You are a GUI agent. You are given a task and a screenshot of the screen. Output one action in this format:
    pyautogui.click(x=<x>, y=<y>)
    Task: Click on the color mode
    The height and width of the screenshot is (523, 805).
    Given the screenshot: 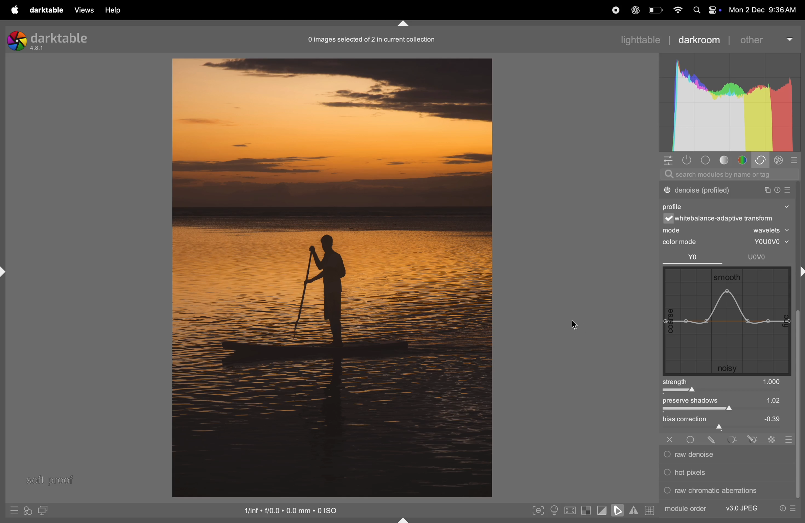 What is the action you would take?
    pyautogui.click(x=686, y=242)
    